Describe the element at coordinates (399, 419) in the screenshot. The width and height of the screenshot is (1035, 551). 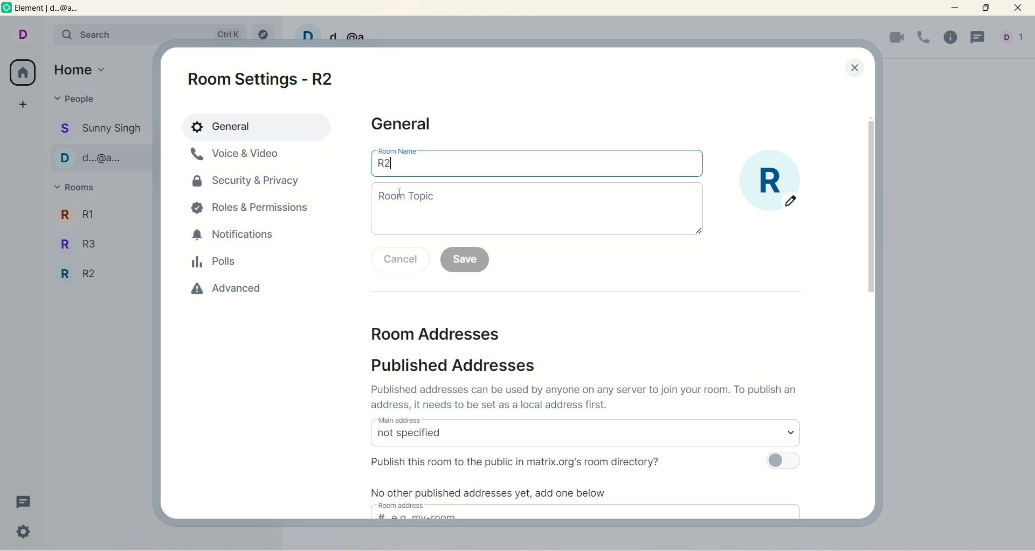
I see `main address` at that location.